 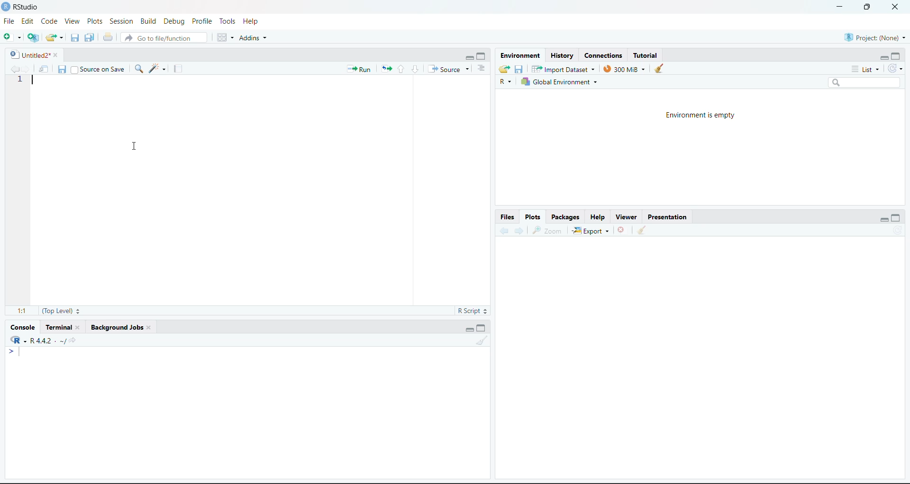 What do you see at coordinates (482, 57) in the screenshot?
I see `hide console` at bounding box center [482, 57].